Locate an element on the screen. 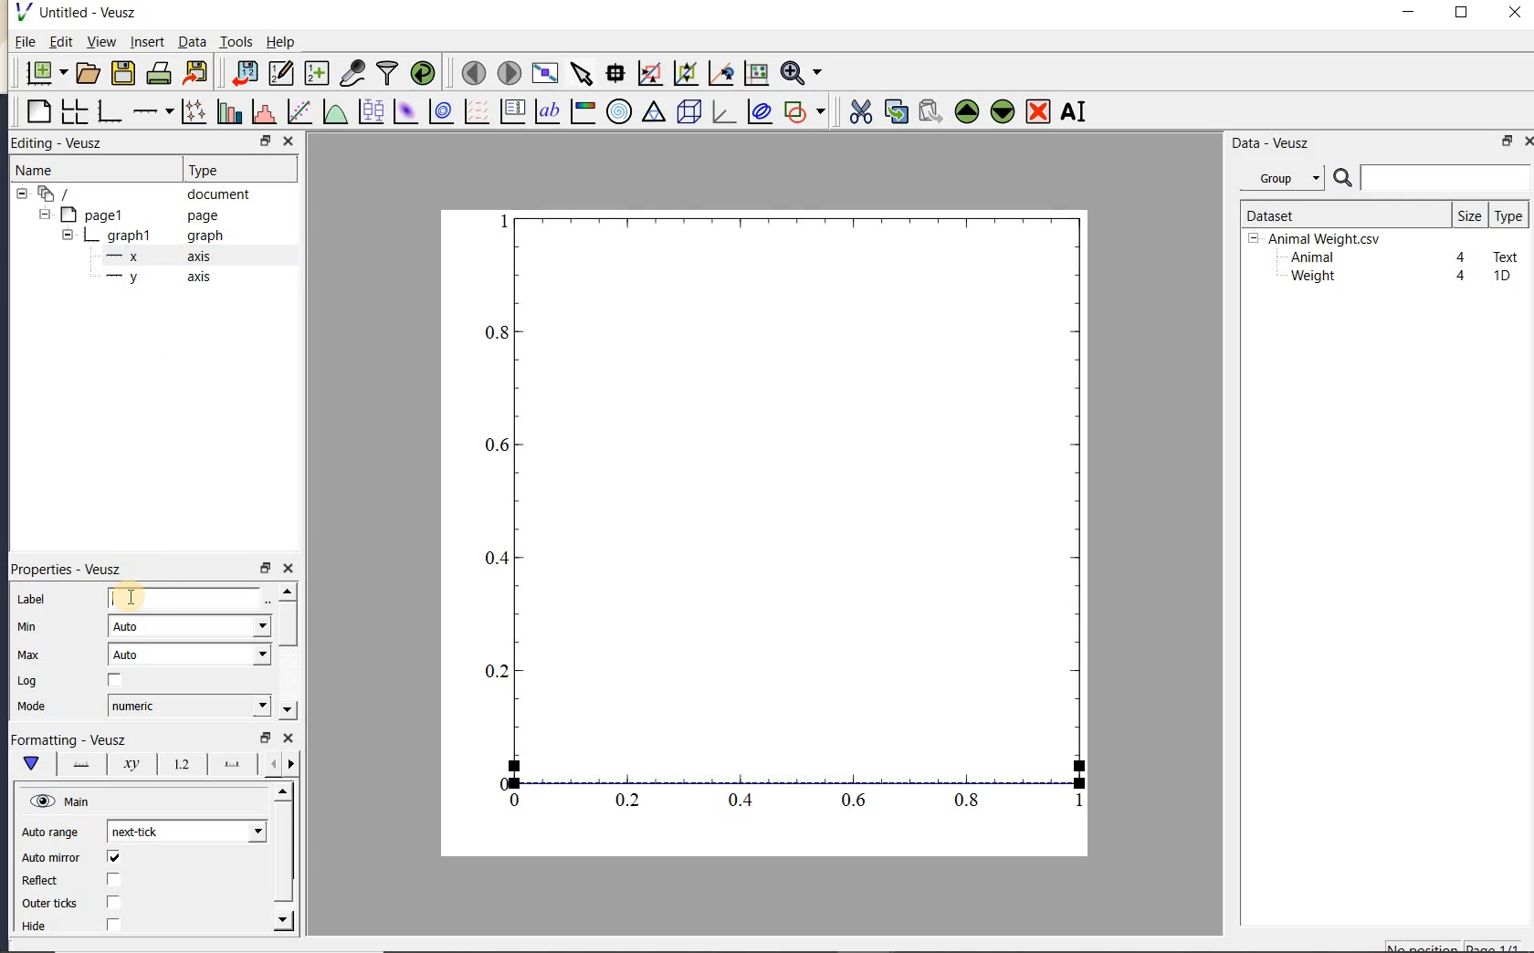  Untitled-Veusz is located at coordinates (81, 13).